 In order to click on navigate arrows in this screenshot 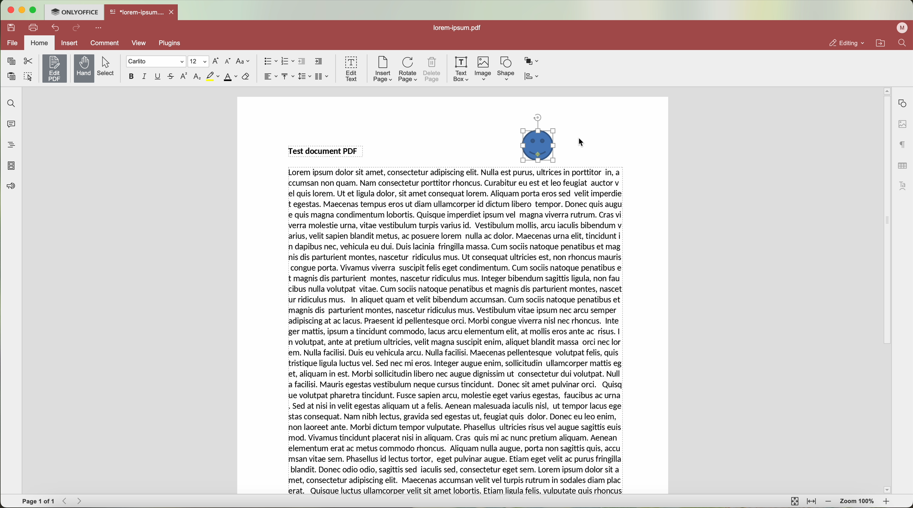, I will do `click(74, 501)`.